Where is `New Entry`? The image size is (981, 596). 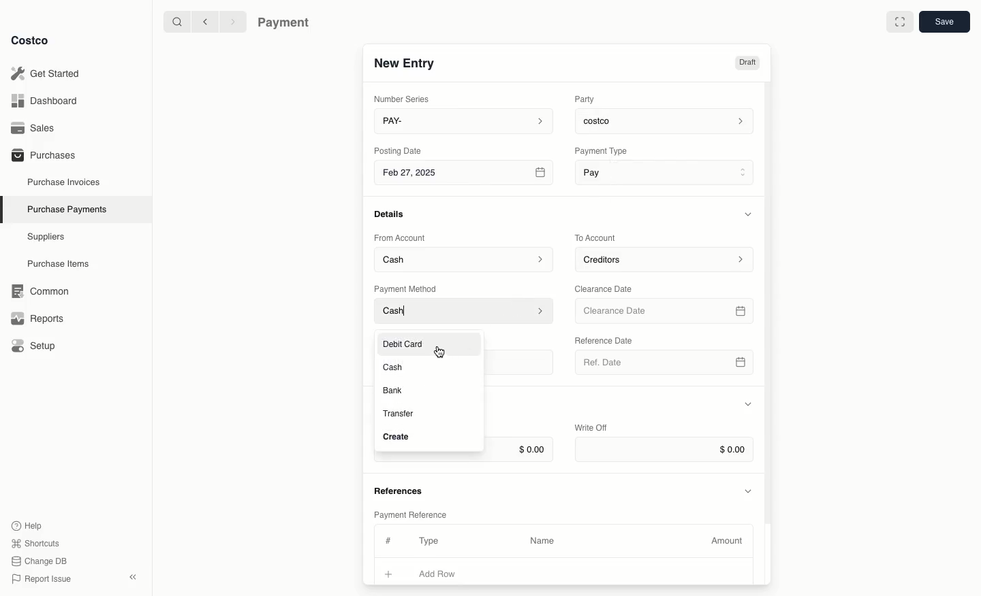
New Entry is located at coordinates (405, 63).